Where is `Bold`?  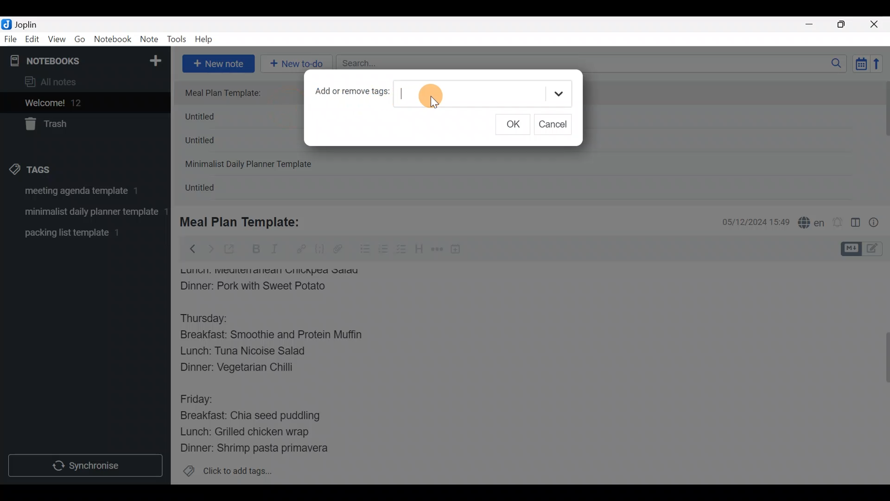 Bold is located at coordinates (255, 250).